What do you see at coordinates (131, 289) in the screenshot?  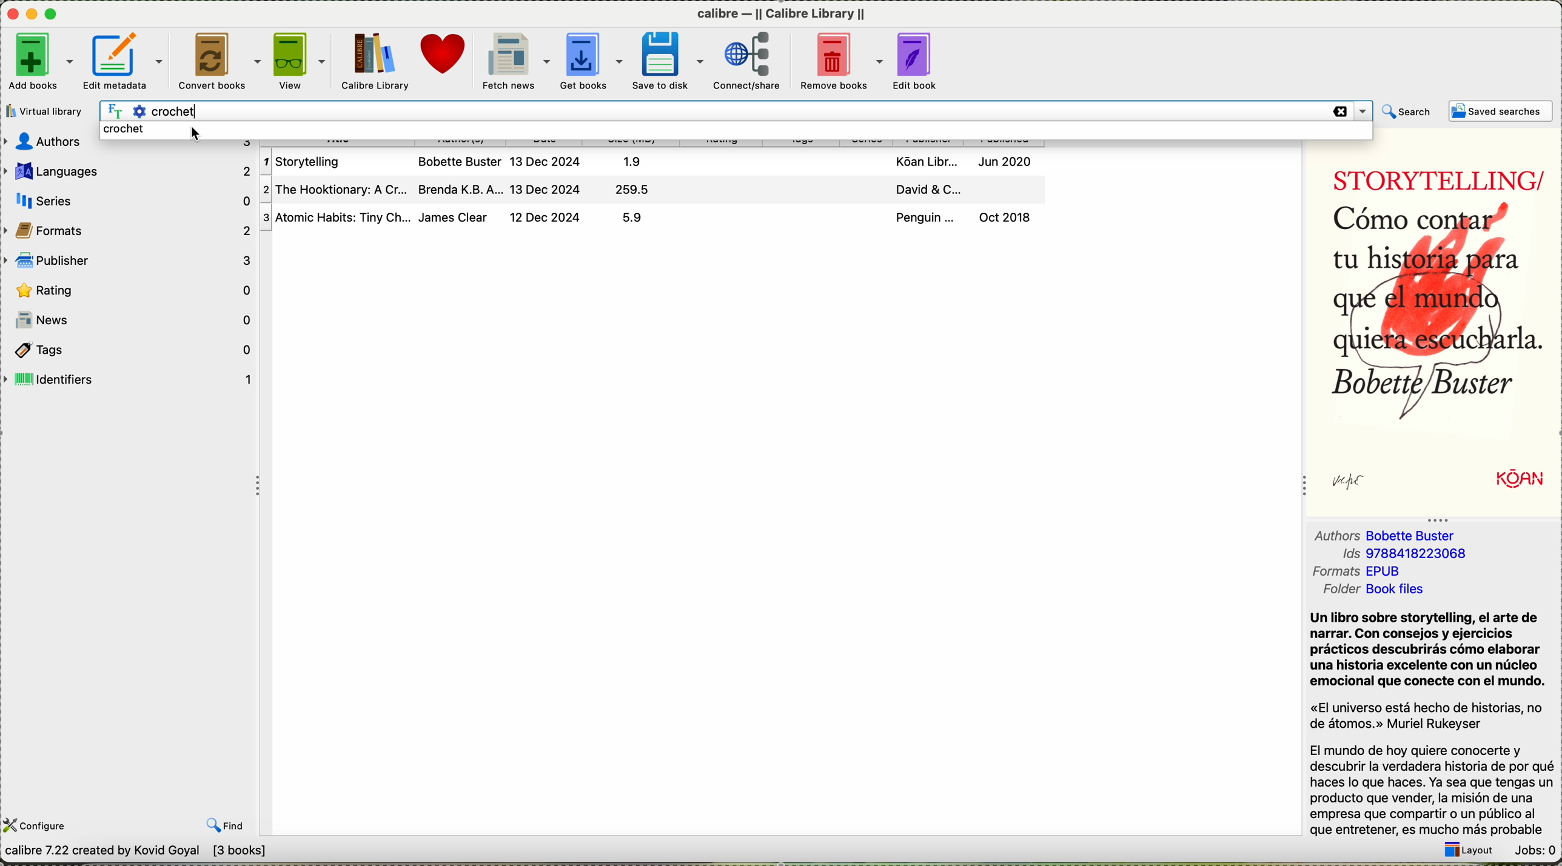 I see `rating` at bounding box center [131, 289].